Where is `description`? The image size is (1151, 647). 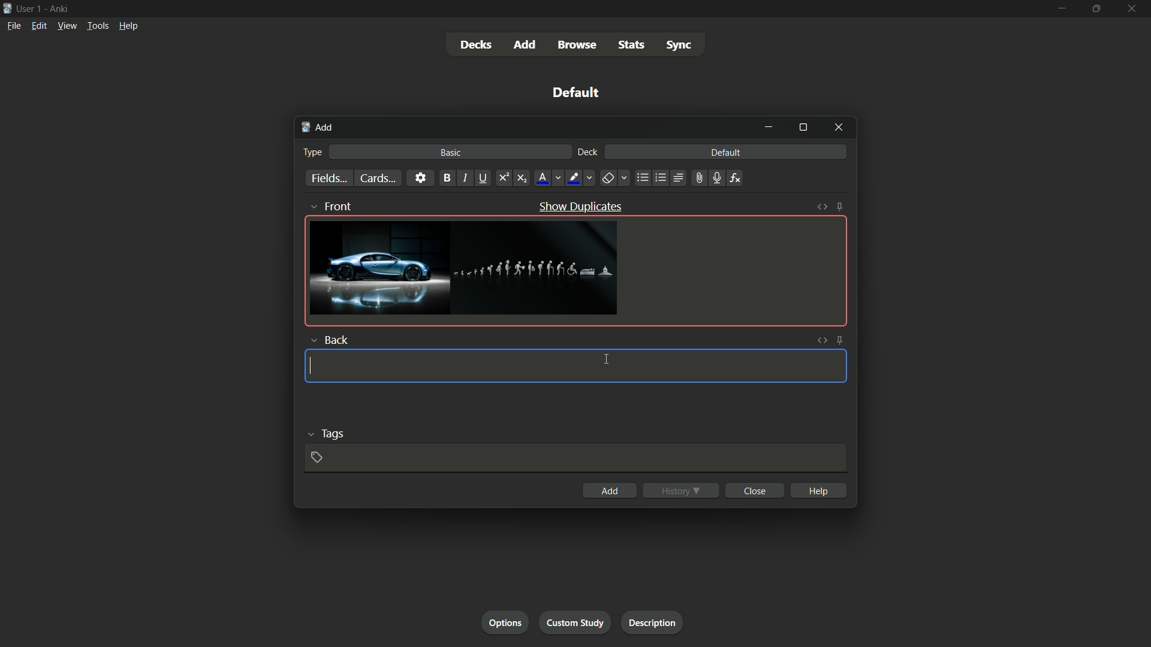 description is located at coordinates (650, 621).